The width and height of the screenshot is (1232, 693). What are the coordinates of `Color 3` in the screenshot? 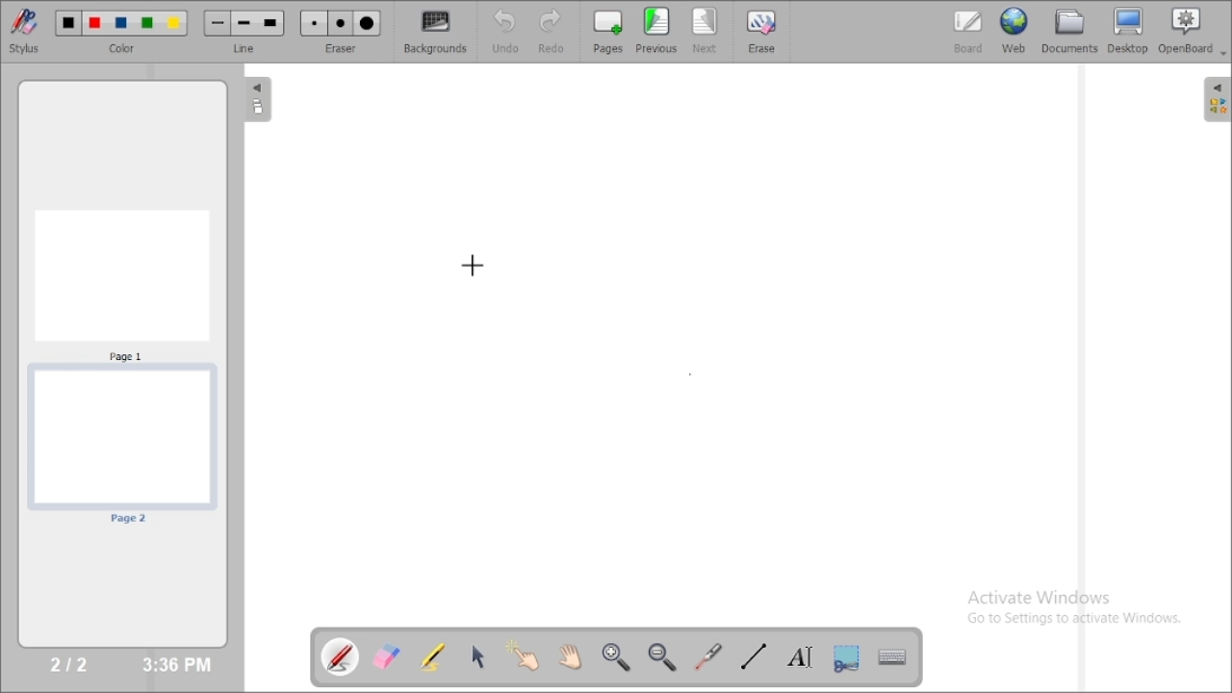 It's located at (121, 24).